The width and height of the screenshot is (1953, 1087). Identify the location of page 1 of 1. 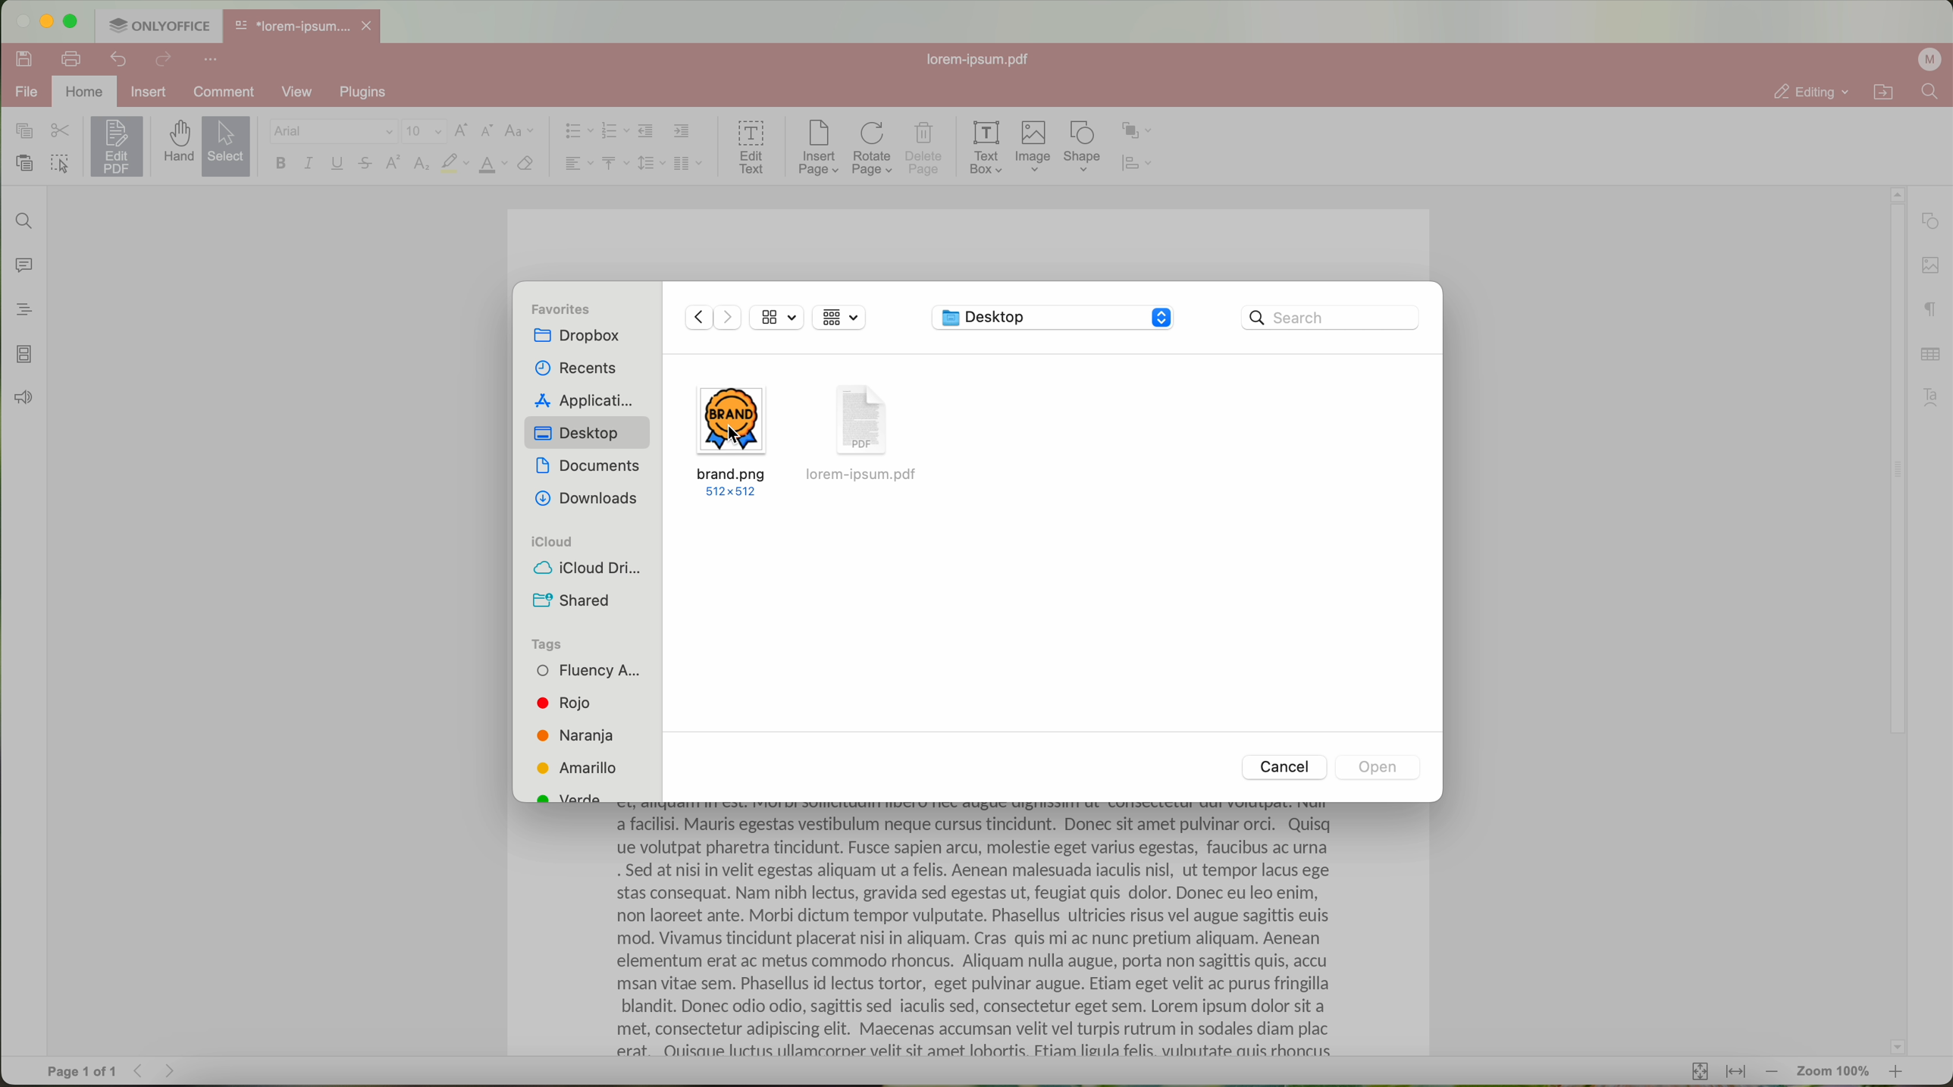
(82, 1072).